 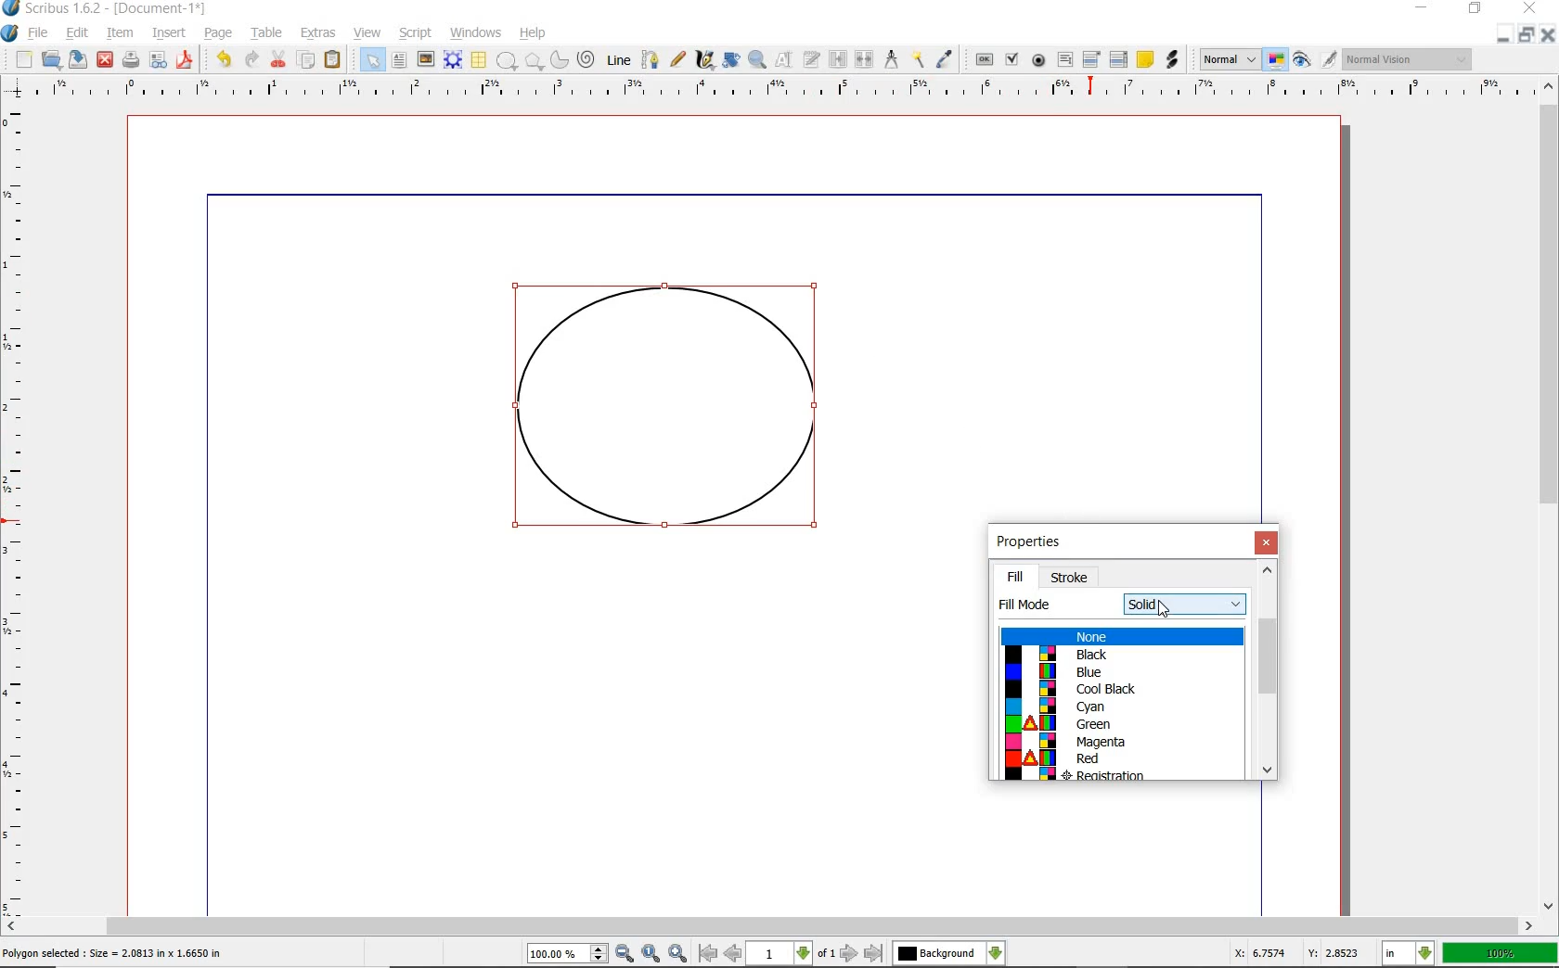 What do you see at coordinates (585, 60) in the screenshot?
I see `SPIRAL` at bounding box center [585, 60].